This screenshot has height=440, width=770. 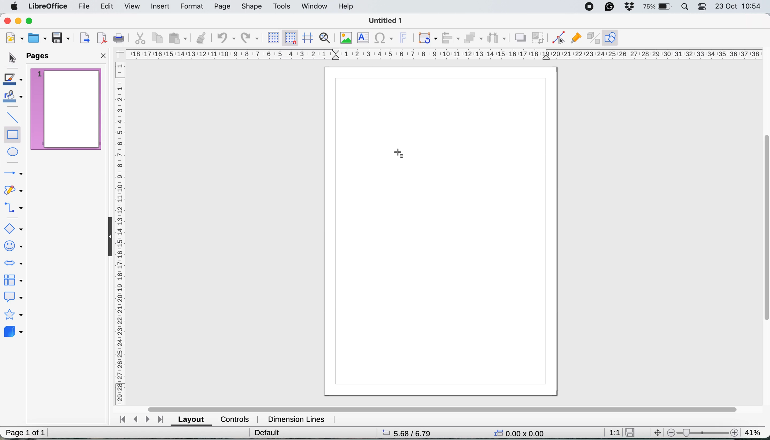 I want to click on align objects, so click(x=451, y=38).